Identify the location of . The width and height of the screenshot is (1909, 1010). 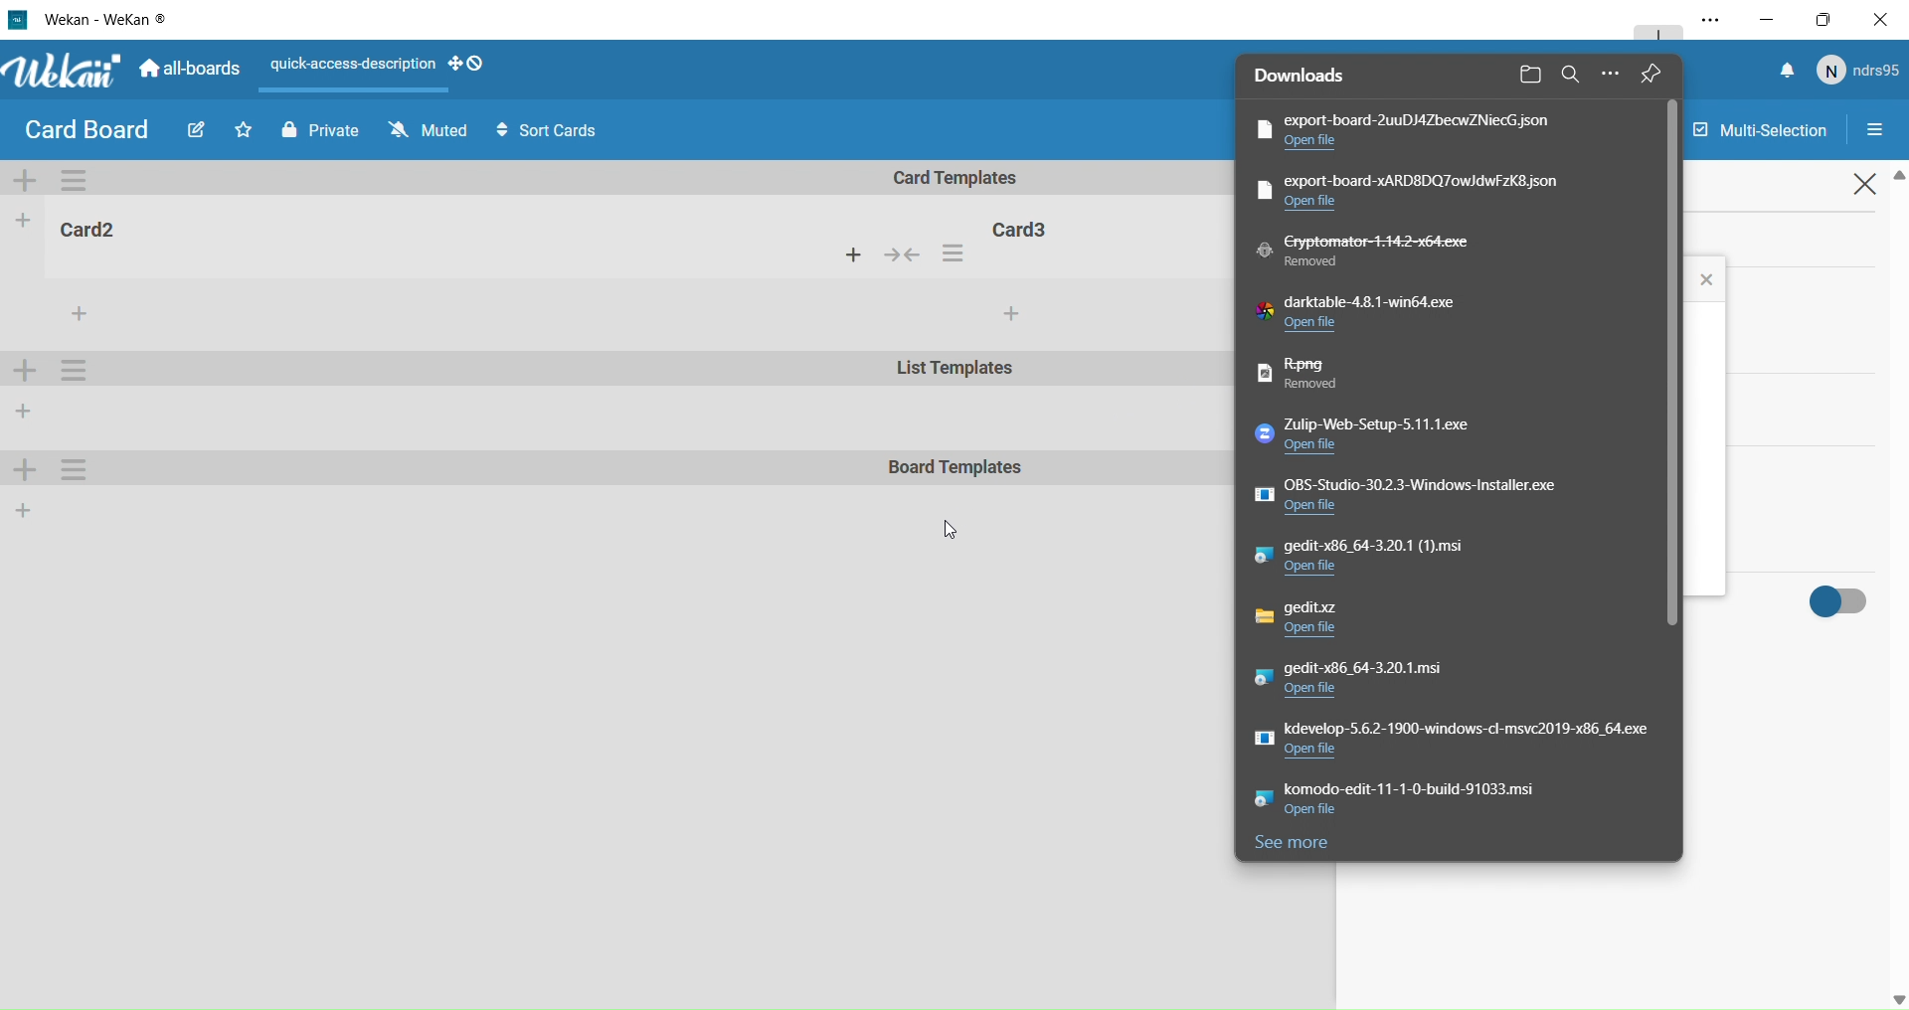
(241, 129).